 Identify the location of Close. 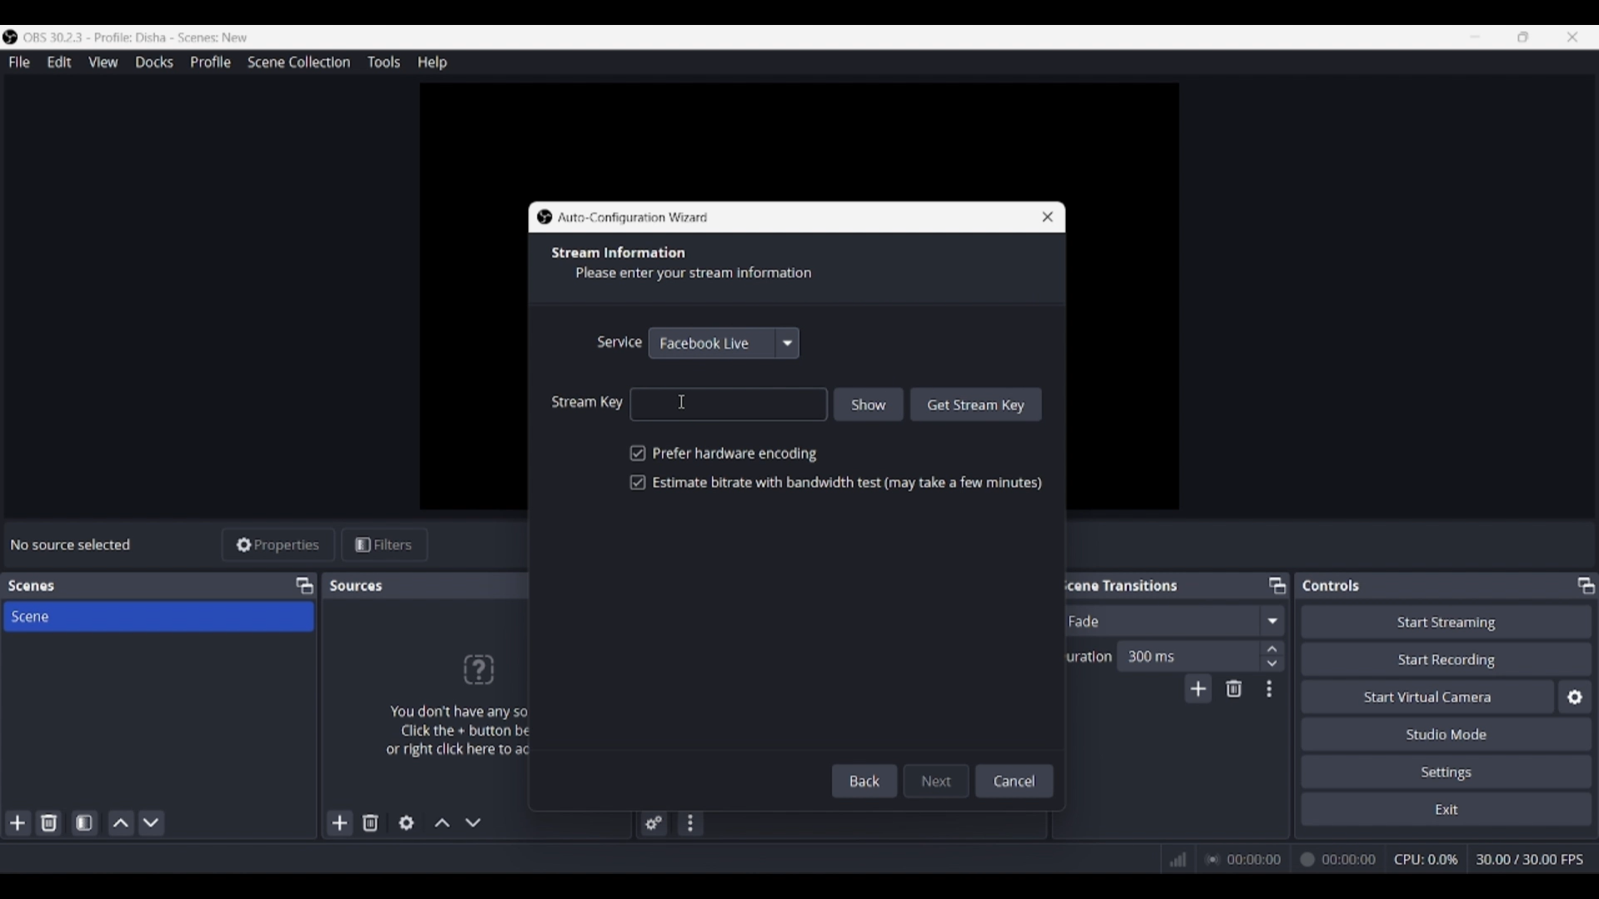
(1041, 216).